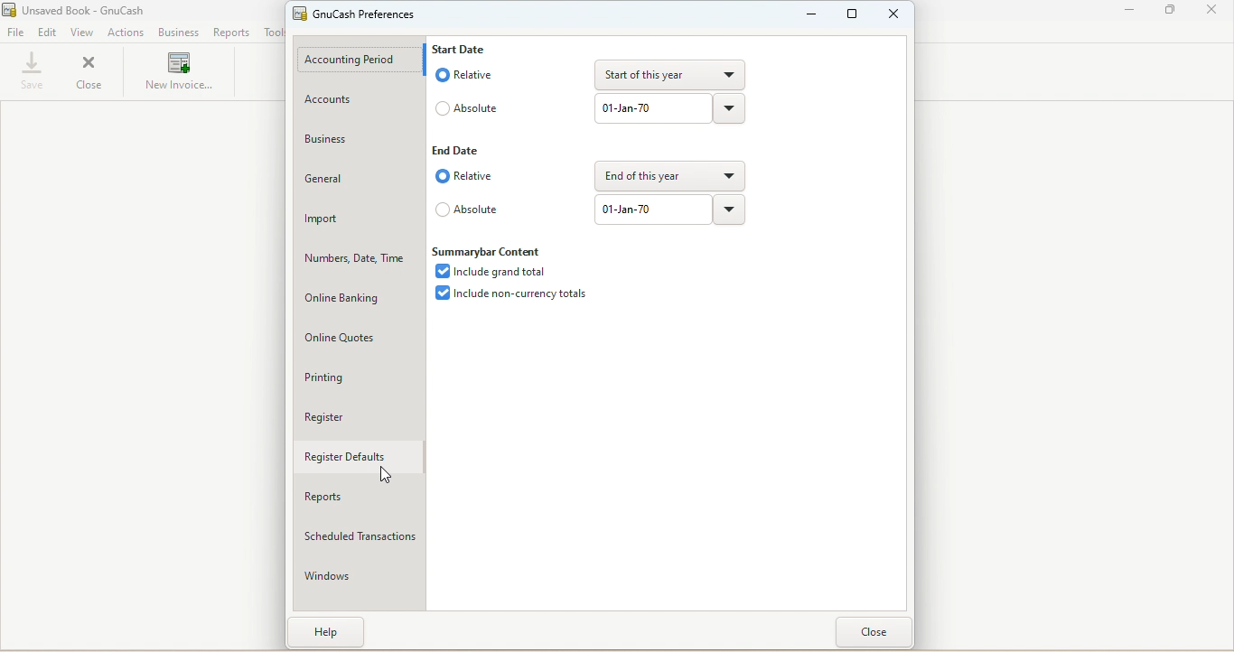 The height and width of the screenshot is (652, 1234). What do you see at coordinates (364, 98) in the screenshot?
I see `Accounts` at bounding box center [364, 98].